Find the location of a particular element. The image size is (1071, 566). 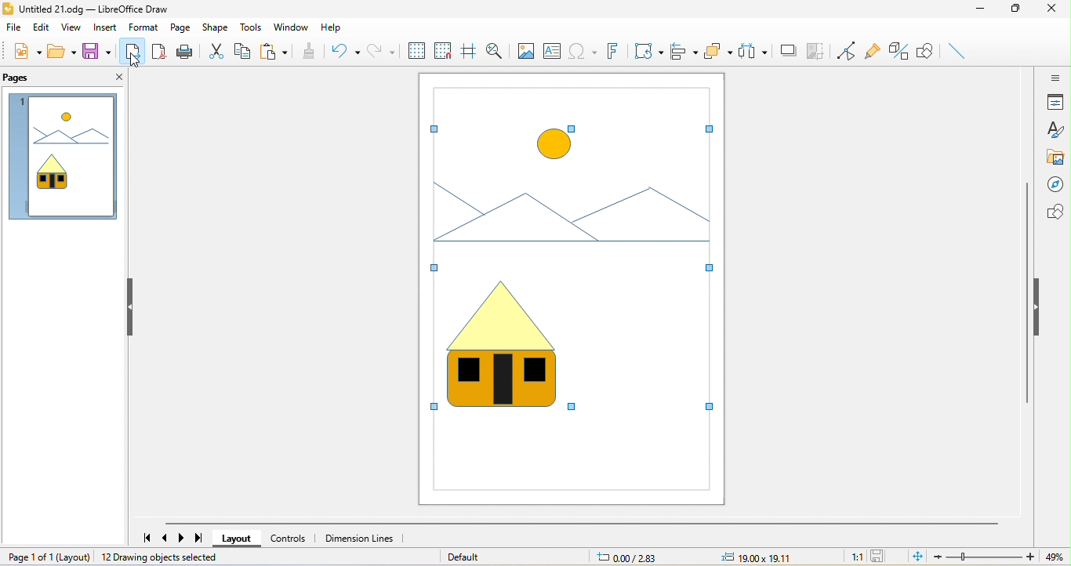

vertical slider is located at coordinates (1027, 292).